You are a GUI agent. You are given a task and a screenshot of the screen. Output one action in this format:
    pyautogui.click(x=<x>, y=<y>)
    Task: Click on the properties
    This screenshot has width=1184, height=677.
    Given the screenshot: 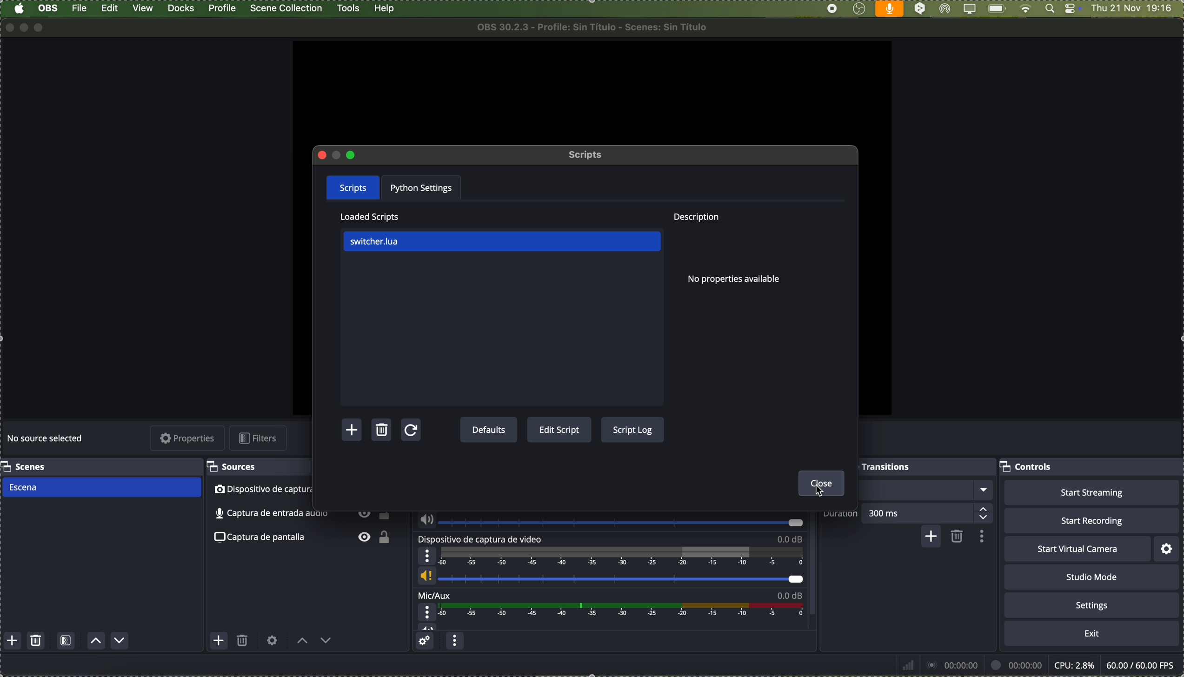 What is the action you would take?
    pyautogui.click(x=188, y=439)
    